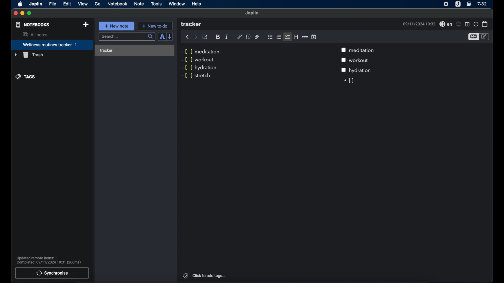 The width and height of the screenshot is (504, 283). I want to click on -[ ] hydration, so click(199, 68).